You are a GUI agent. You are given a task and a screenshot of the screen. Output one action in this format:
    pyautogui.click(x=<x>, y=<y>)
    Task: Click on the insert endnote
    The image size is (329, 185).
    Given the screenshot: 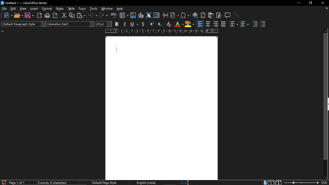 What is the action you would take?
    pyautogui.click(x=211, y=15)
    